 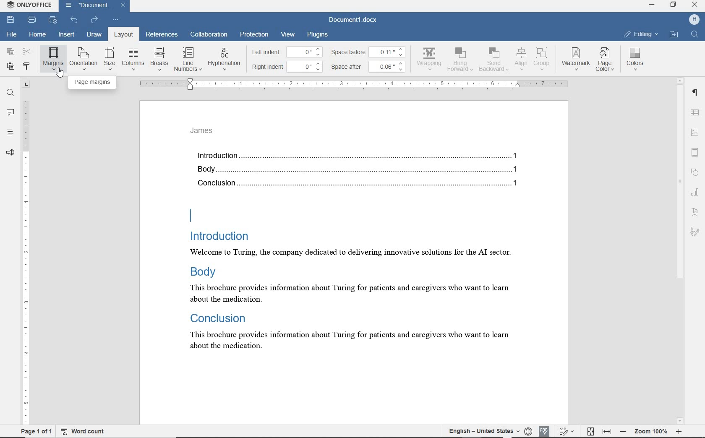 I want to click on ruler, so click(x=355, y=84).